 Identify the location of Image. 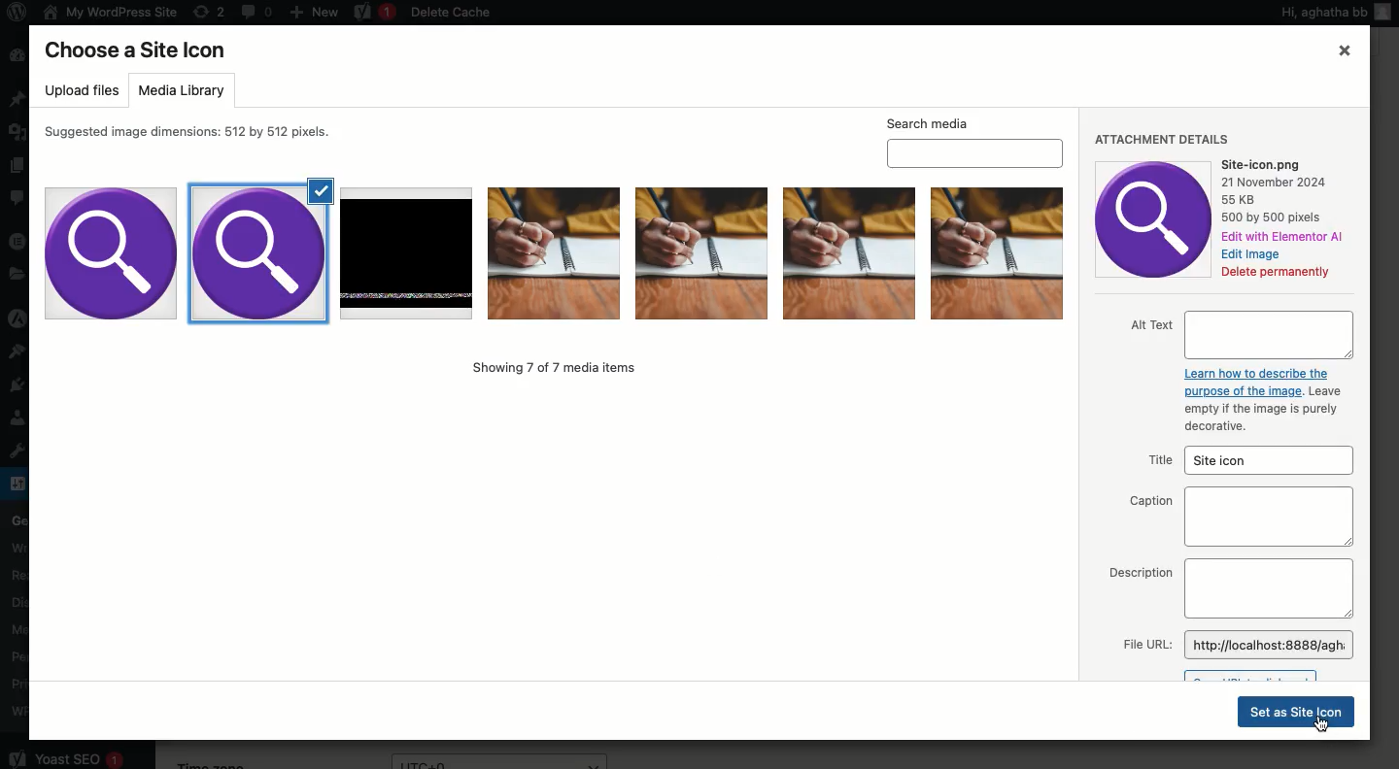
(699, 252).